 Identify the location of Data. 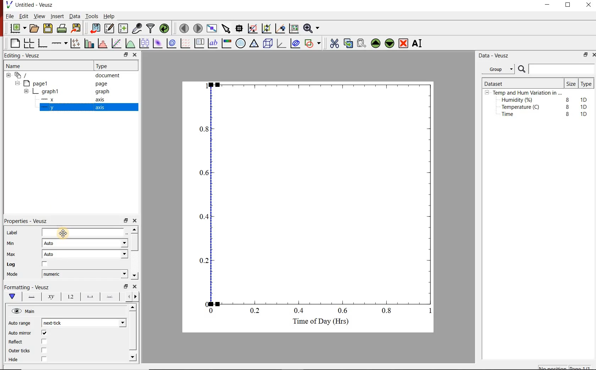
(73, 16).